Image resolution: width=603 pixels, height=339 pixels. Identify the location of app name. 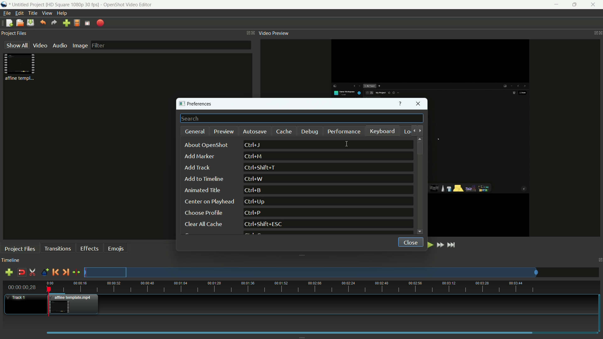
(128, 4).